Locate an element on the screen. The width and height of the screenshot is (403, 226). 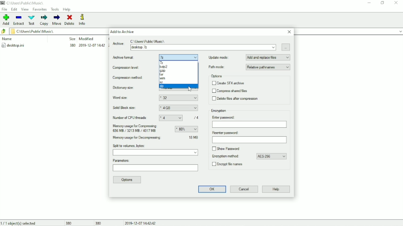
Favorites is located at coordinates (39, 10).